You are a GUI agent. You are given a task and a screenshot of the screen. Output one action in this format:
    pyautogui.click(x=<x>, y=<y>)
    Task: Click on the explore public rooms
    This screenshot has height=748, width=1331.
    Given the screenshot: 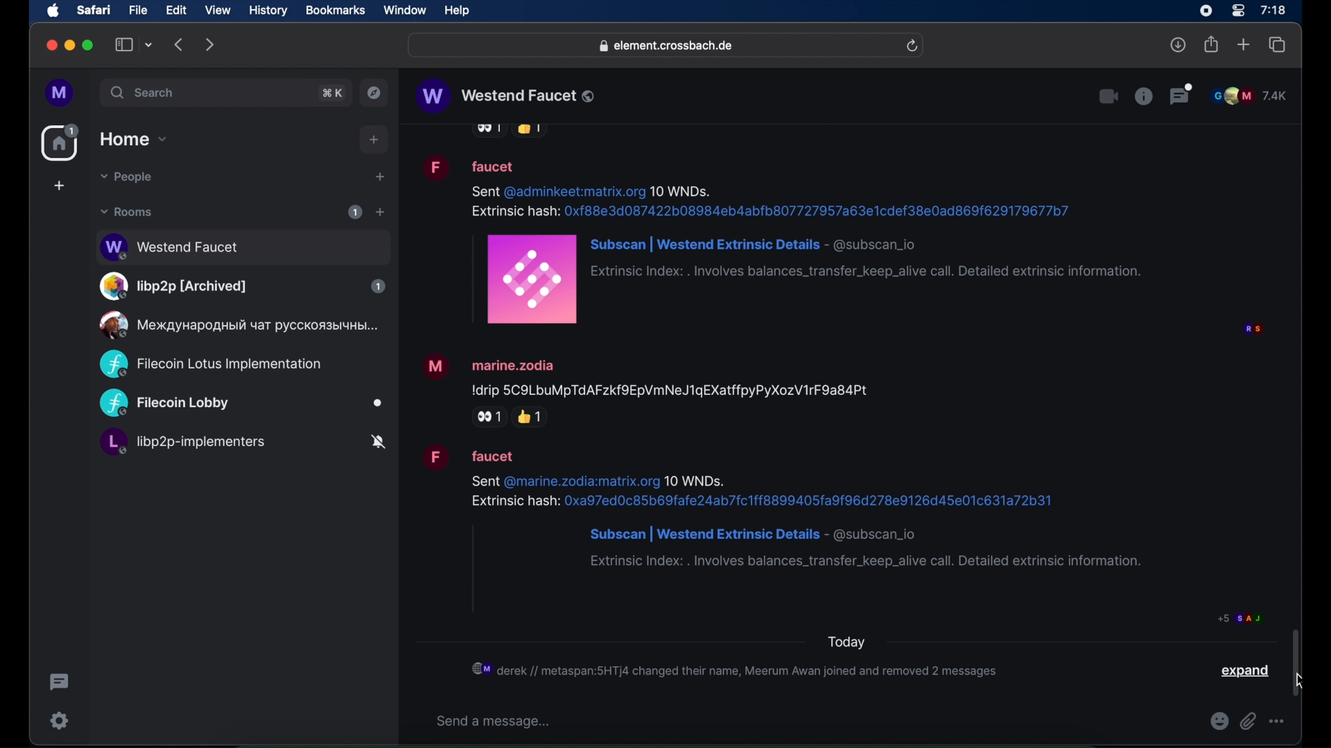 What is the action you would take?
    pyautogui.click(x=374, y=93)
    